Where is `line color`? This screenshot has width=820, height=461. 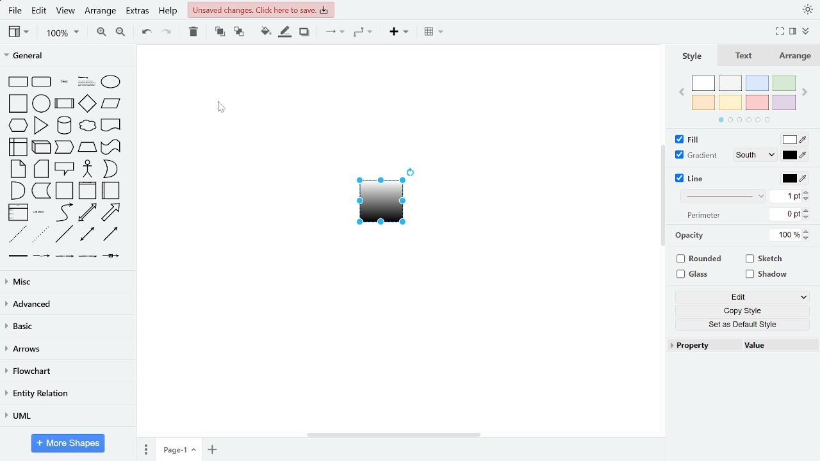 line color is located at coordinates (794, 179).